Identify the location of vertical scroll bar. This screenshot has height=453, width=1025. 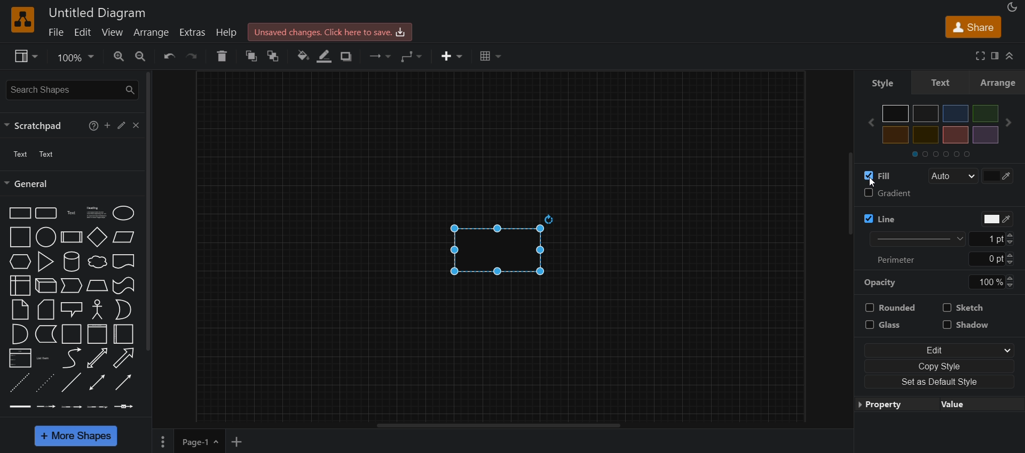
(849, 196).